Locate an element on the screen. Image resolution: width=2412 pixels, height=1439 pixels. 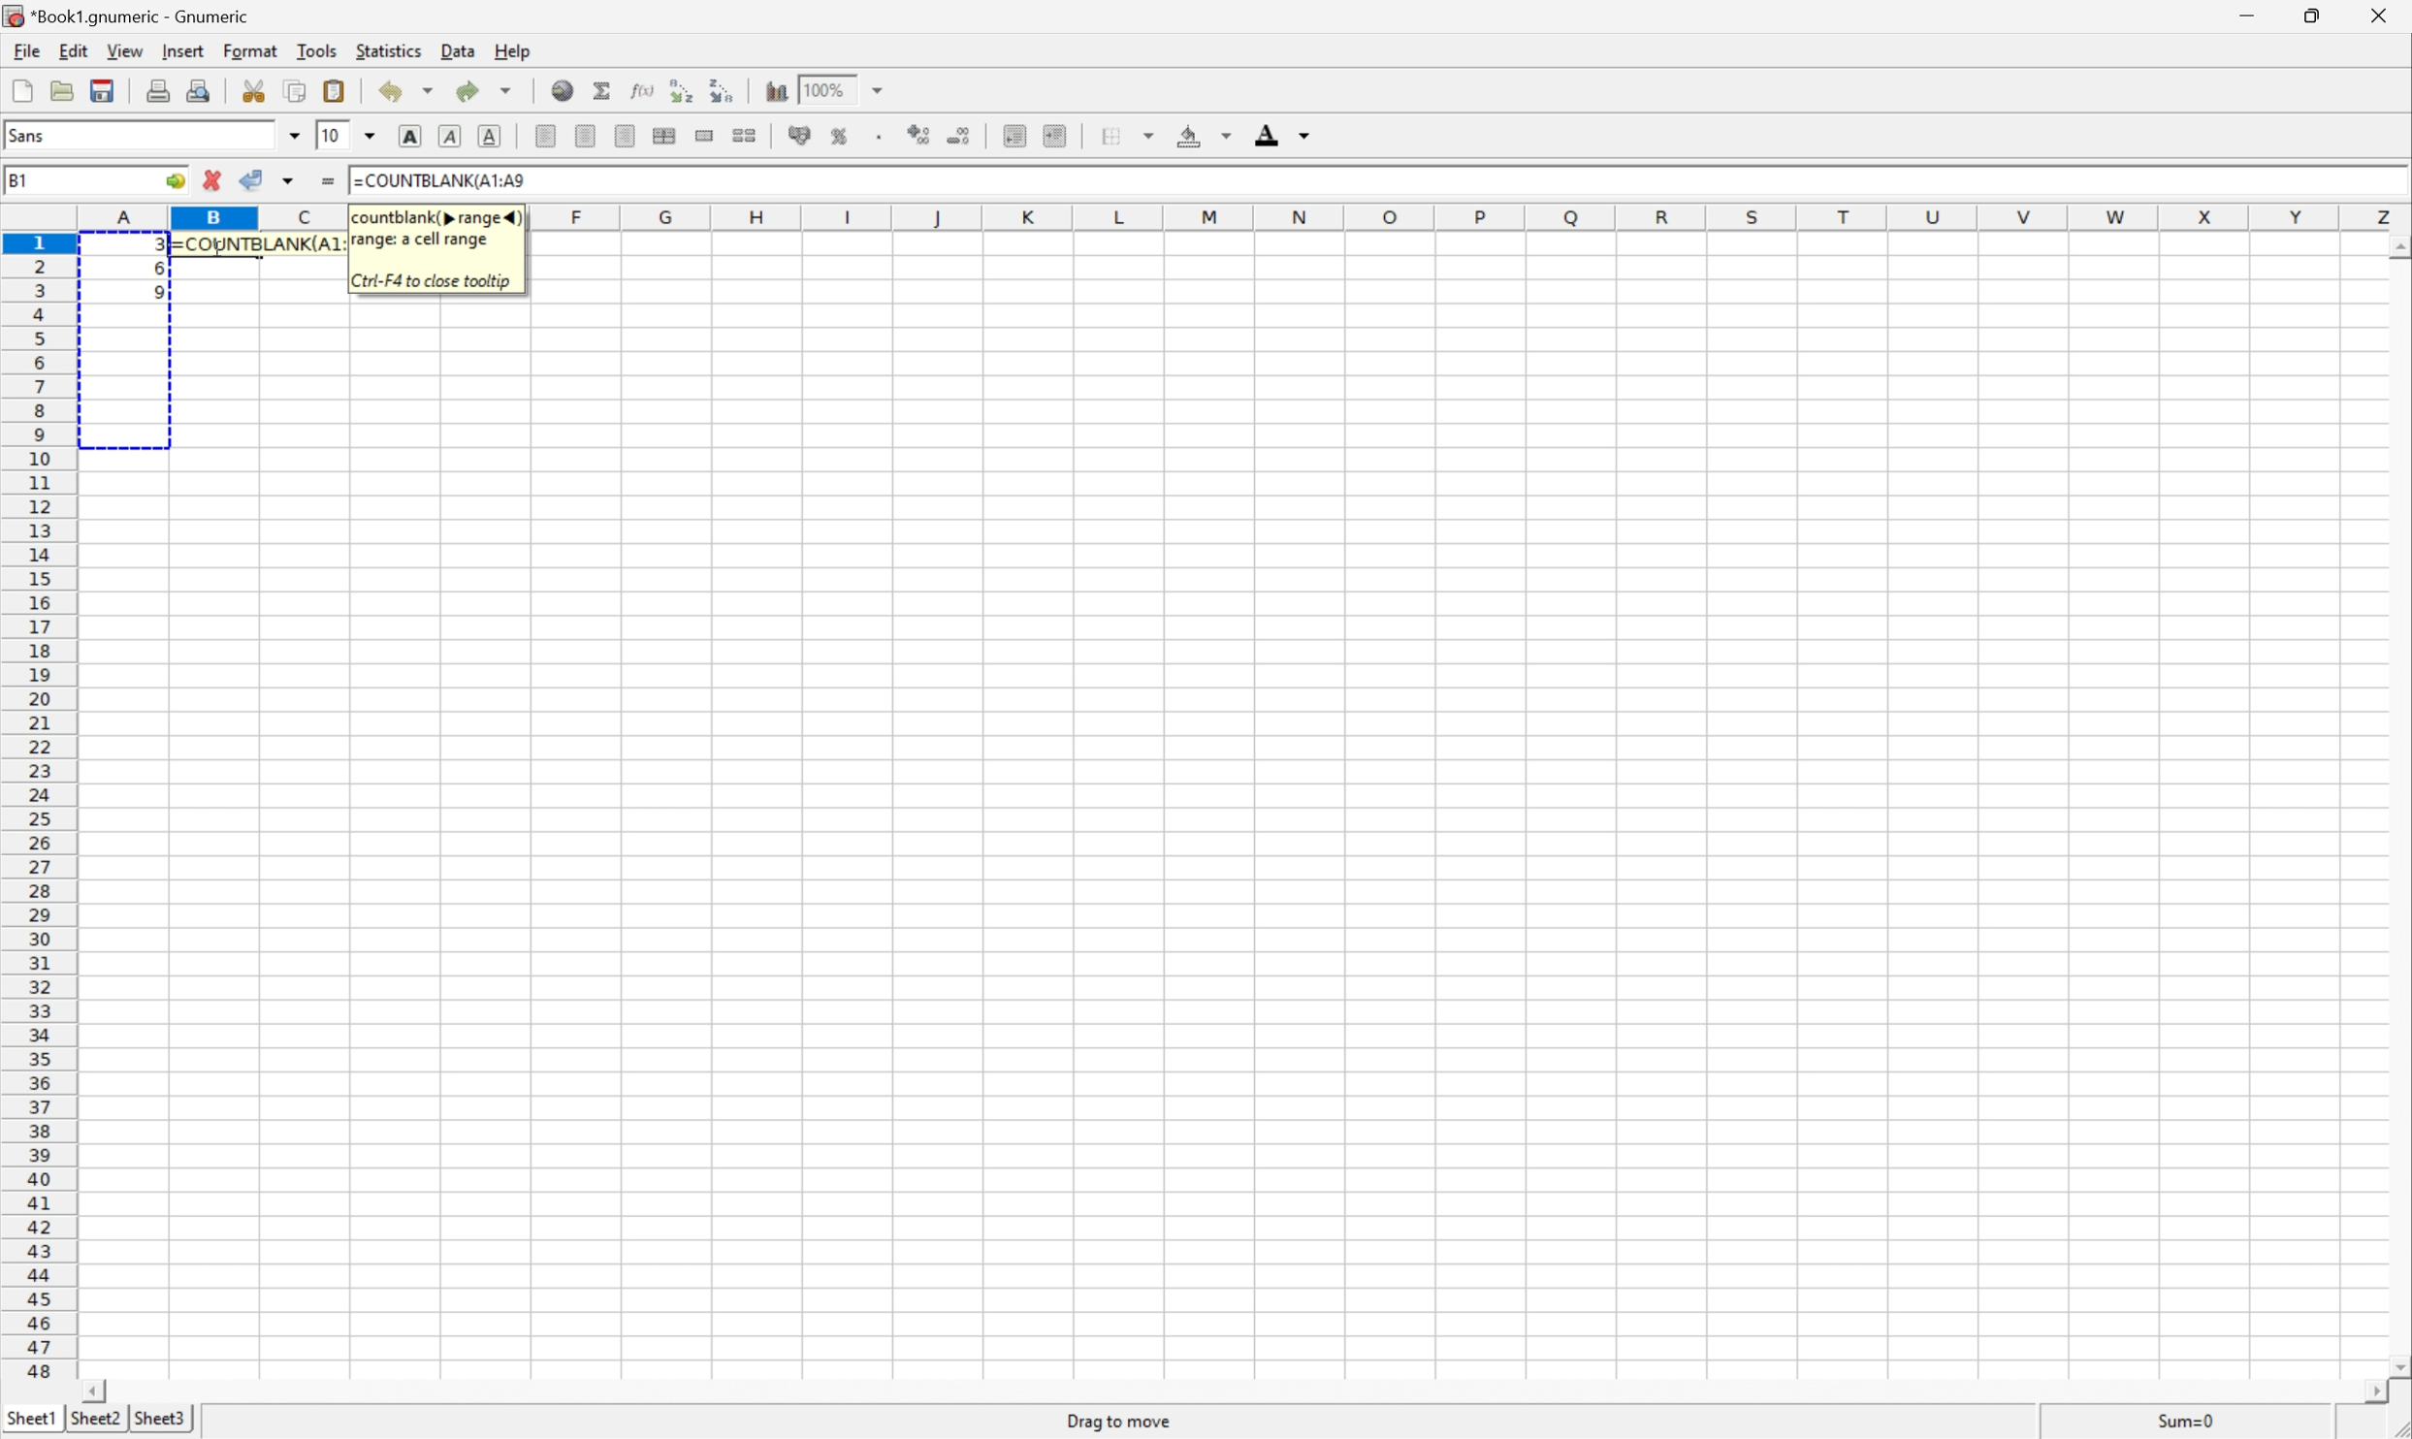
Sort the selected region in descending order based on the first column selected is located at coordinates (723, 90).